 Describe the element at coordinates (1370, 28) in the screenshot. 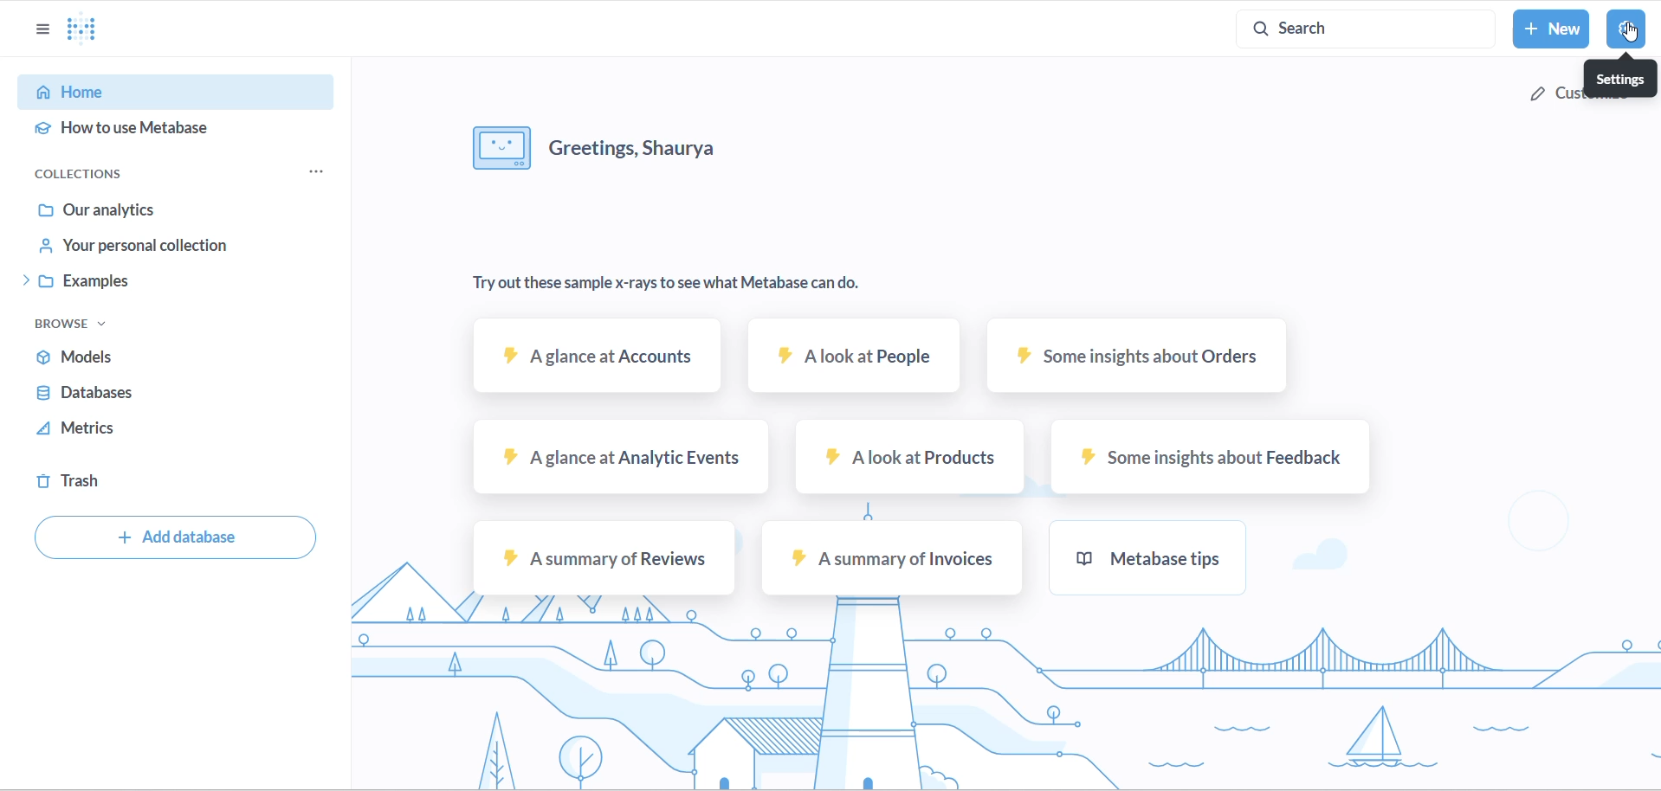

I see `search button` at that location.